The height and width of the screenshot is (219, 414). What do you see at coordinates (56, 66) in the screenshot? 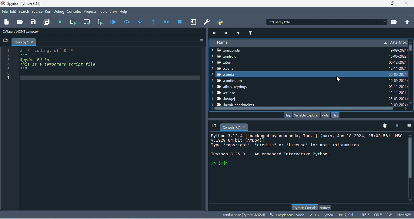
I see `coding` at bounding box center [56, 66].